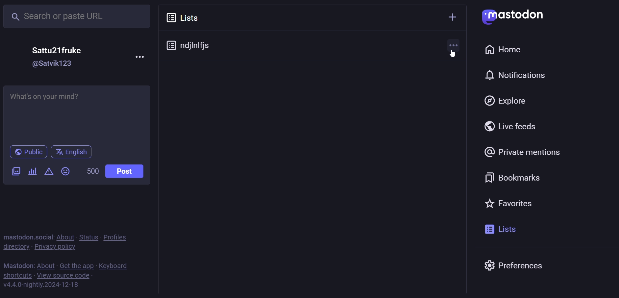  I want to click on explore, so click(505, 100).